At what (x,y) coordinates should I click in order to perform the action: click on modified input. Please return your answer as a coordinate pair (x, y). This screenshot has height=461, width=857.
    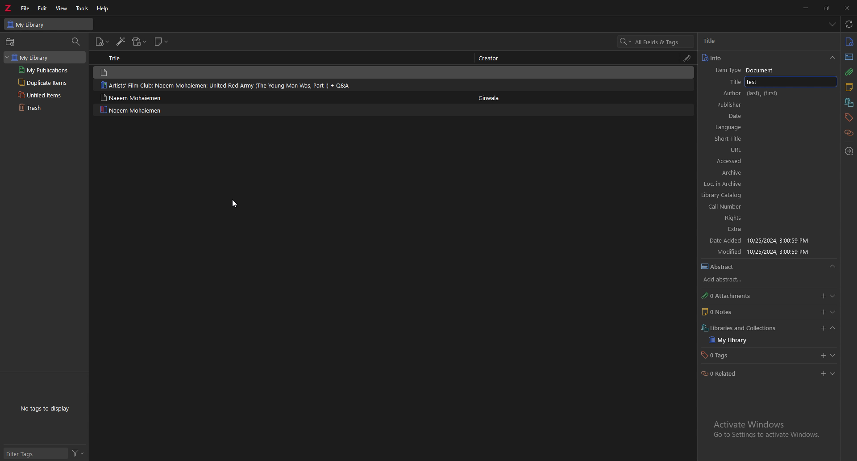
    Looking at the image, I should click on (795, 354).